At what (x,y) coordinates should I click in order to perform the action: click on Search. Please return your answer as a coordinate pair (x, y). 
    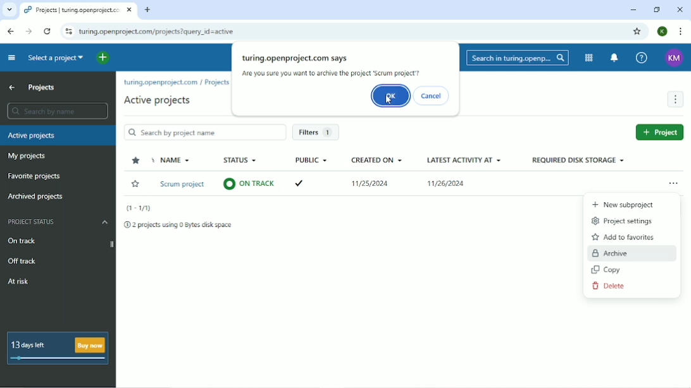
    Looking at the image, I should click on (516, 58).